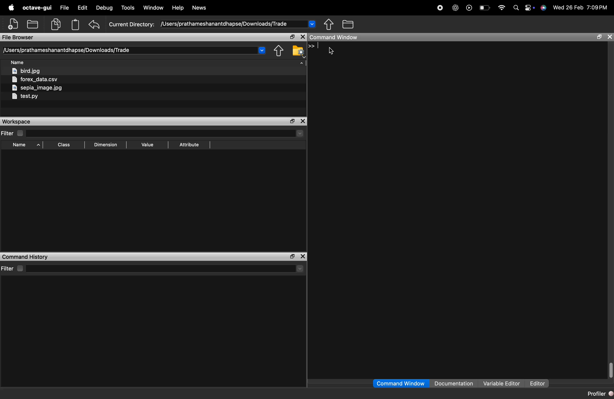 The height and width of the screenshot is (399, 614). Describe the element at coordinates (516, 8) in the screenshot. I see `search` at that location.